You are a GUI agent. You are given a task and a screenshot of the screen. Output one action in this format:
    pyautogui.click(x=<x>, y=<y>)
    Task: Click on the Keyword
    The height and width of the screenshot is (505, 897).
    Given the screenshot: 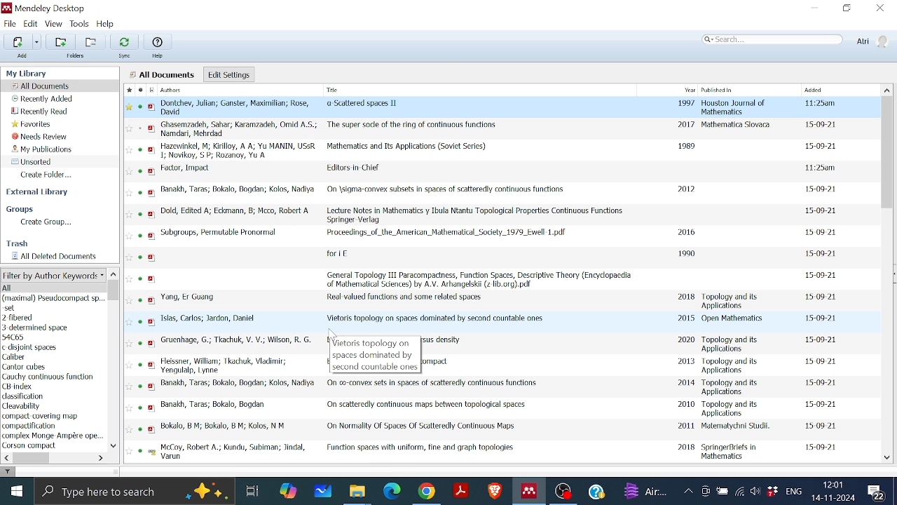 What is the action you would take?
    pyautogui.click(x=31, y=346)
    